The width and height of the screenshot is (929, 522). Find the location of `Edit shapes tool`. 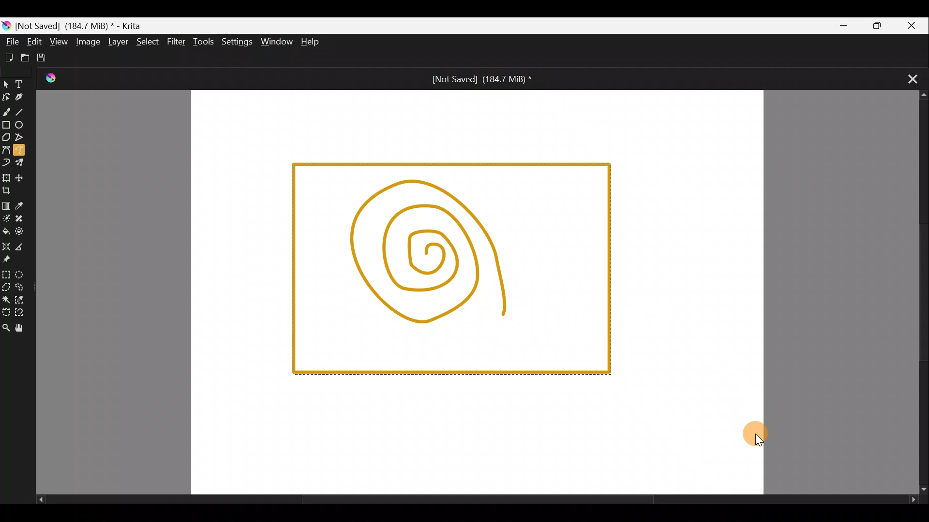

Edit shapes tool is located at coordinates (6, 97).